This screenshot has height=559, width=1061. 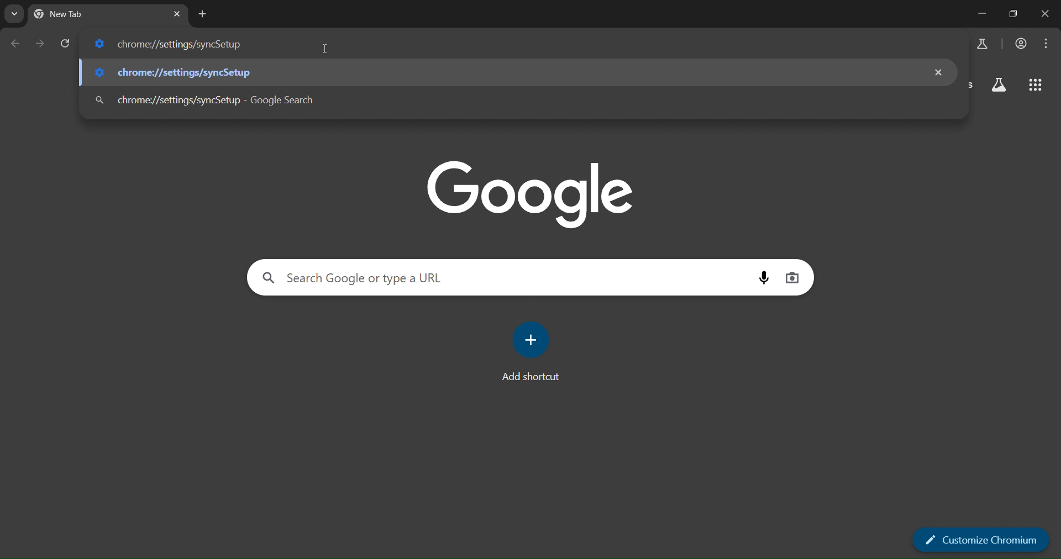 I want to click on voice search, so click(x=766, y=278).